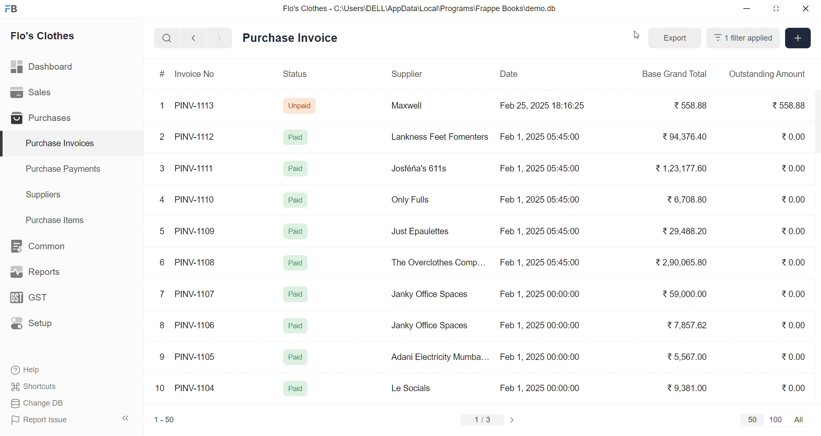  I want to click on Add, so click(798, 38).